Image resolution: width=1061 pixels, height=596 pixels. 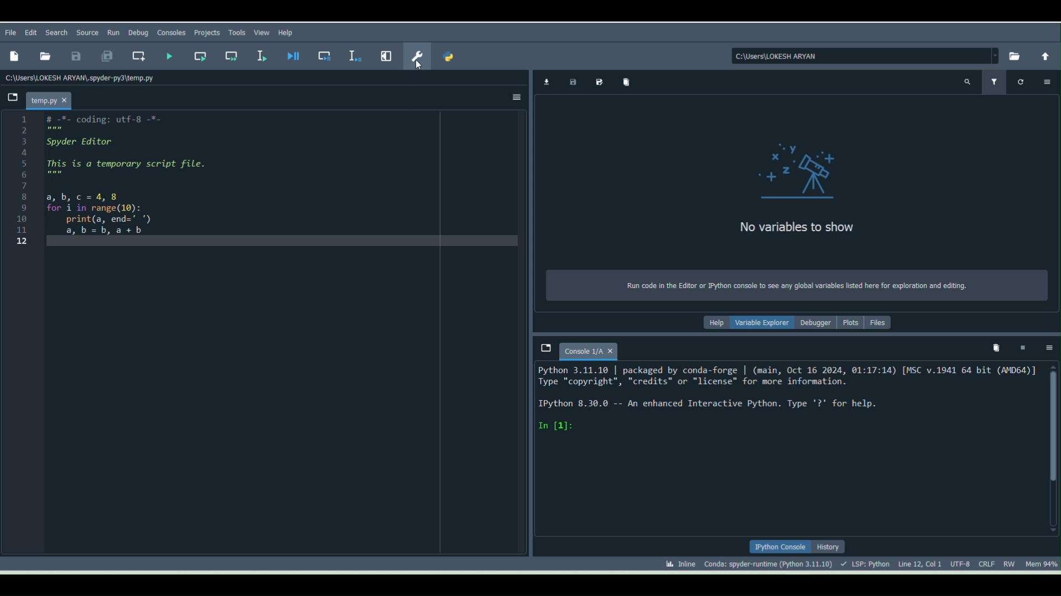 What do you see at coordinates (866, 56) in the screenshot?
I see `File path` at bounding box center [866, 56].